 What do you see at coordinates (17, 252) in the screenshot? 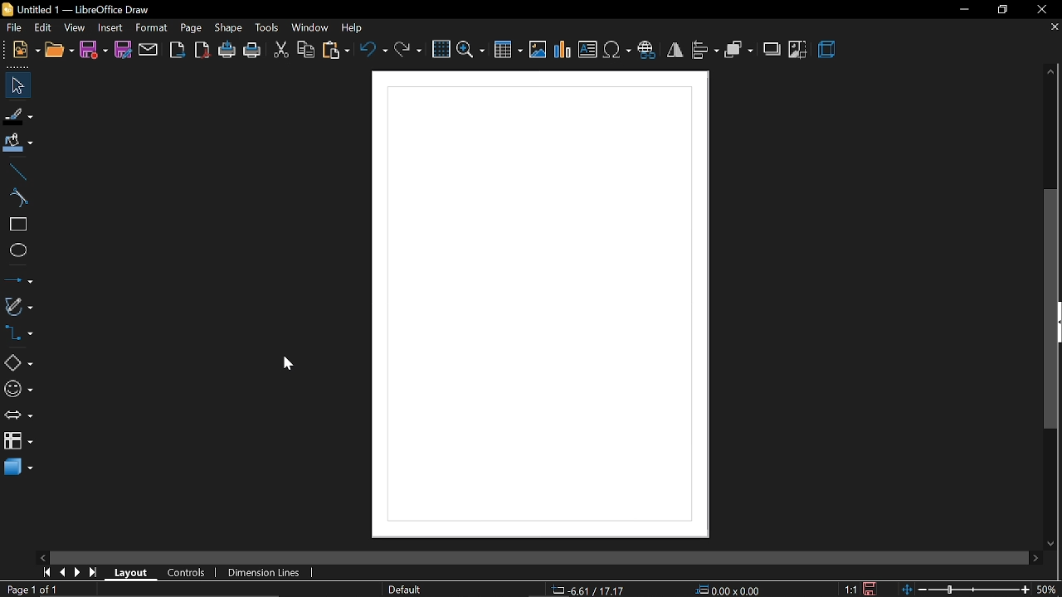
I see `ellipse` at bounding box center [17, 252].